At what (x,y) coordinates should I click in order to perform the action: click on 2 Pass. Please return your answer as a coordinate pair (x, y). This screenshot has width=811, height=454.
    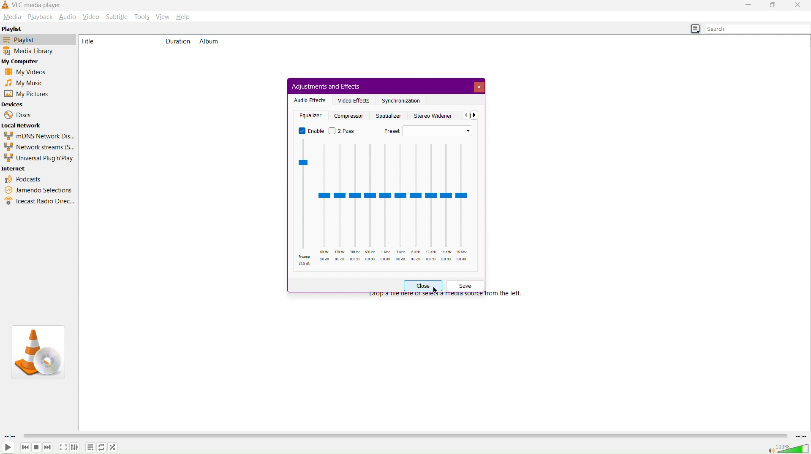
    Looking at the image, I should click on (343, 132).